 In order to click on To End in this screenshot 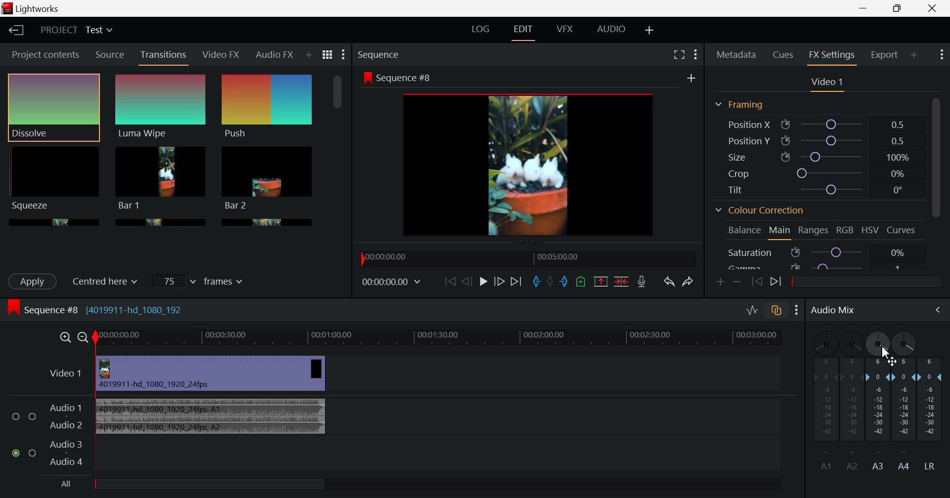, I will do `click(517, 283)`.